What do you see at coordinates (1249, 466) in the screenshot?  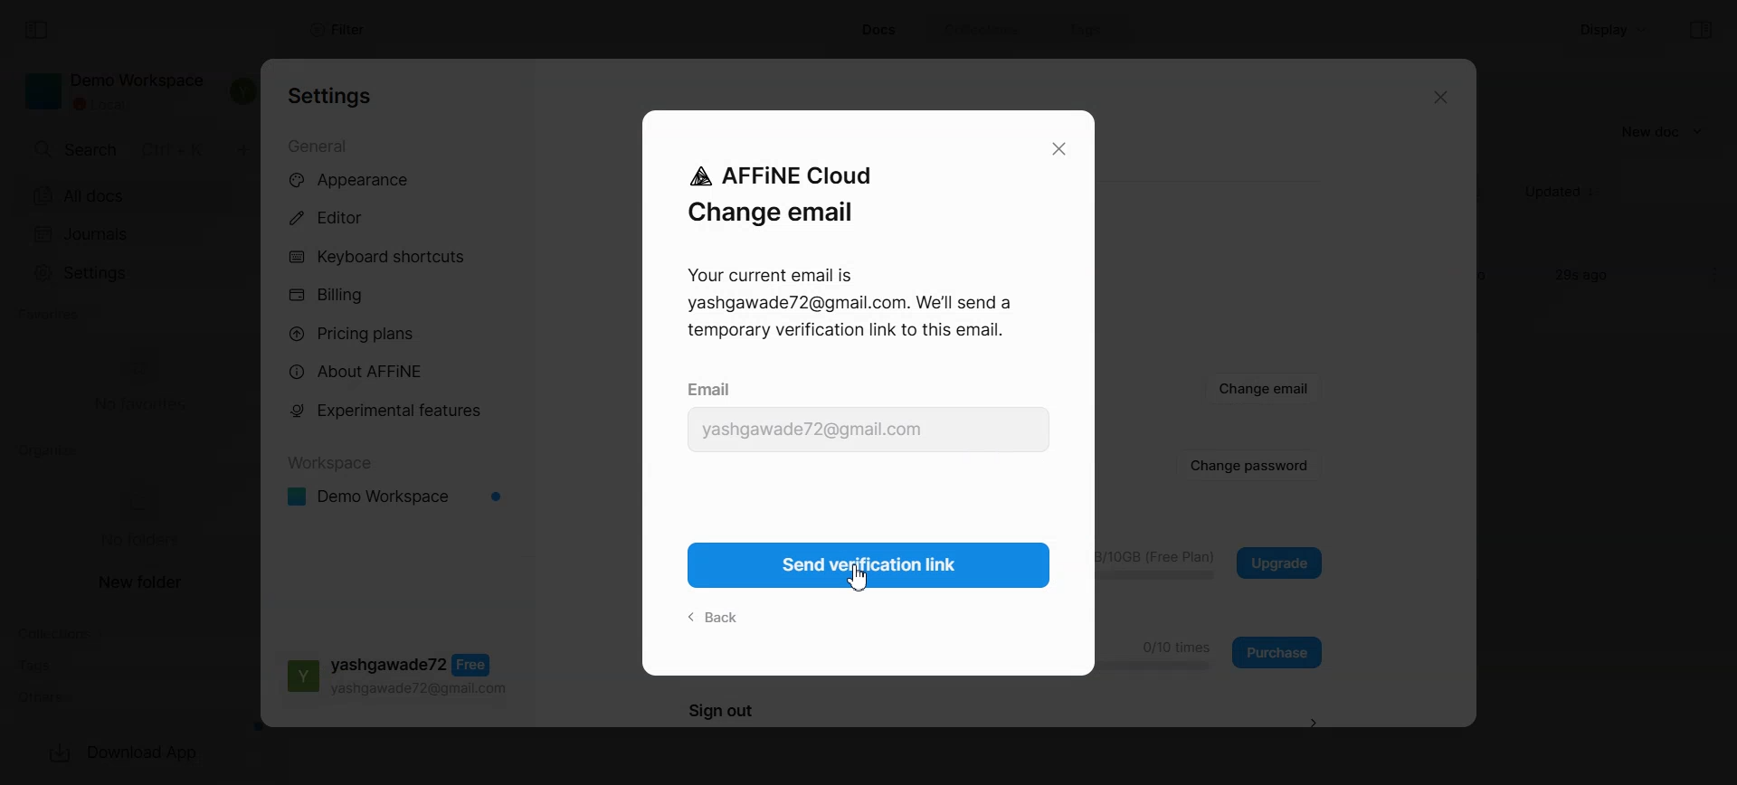 I see `Change password` at bounding box center [1249, 466].